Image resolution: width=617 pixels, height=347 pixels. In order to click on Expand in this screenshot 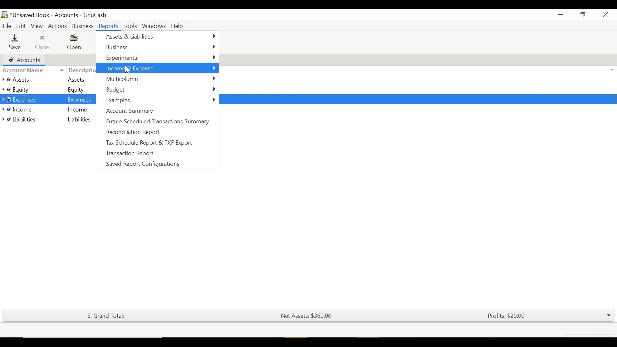, I will do `click(611, 70)`.